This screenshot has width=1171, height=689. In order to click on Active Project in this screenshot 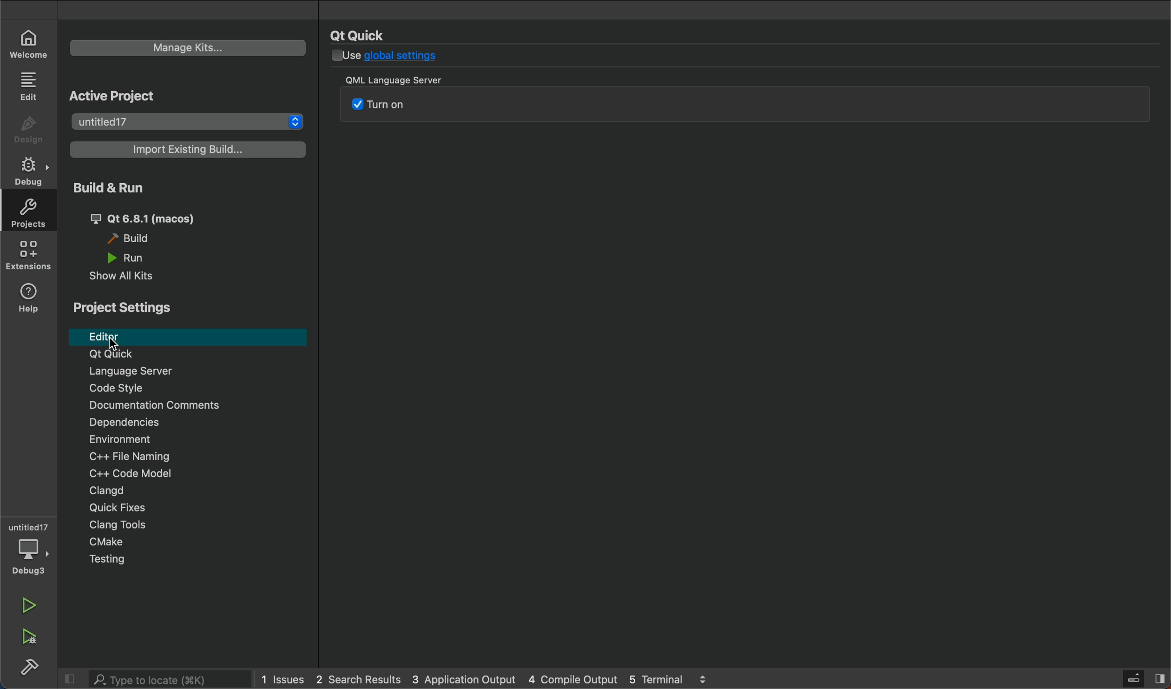, I will do `click(121, 95)`.